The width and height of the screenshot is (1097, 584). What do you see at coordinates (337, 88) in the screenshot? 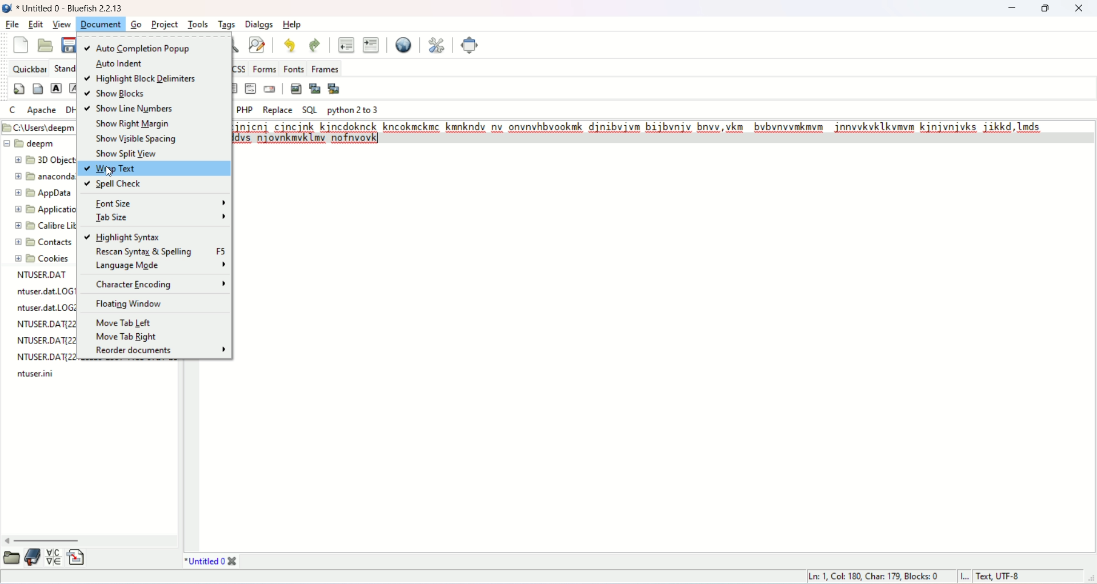
I see `multi thumbnail` at bounding box center [337, 88].